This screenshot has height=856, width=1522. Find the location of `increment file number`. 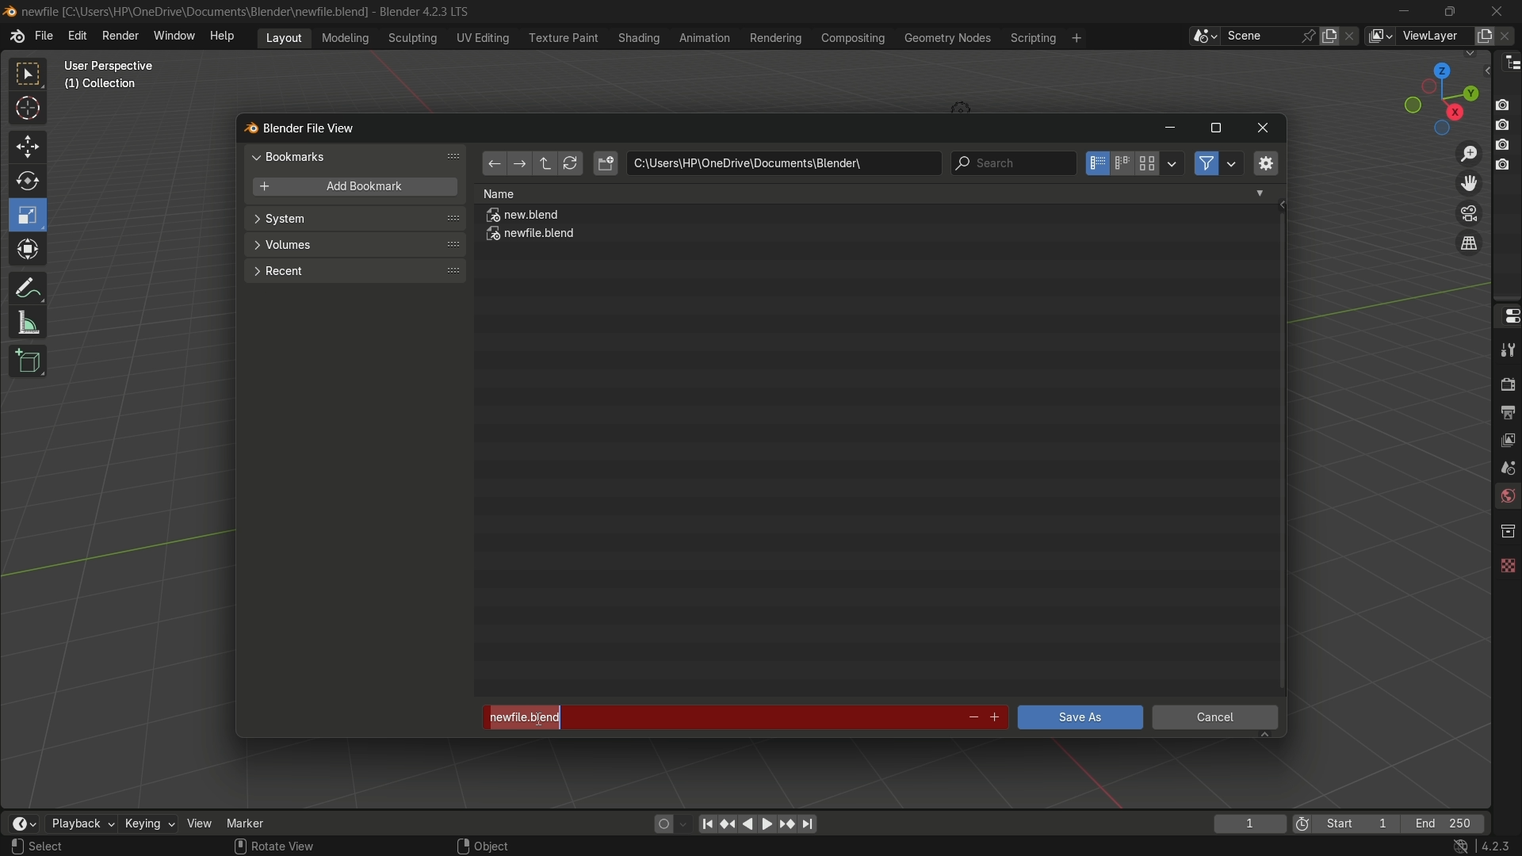

increment file number is located at coordinates (996, 718).